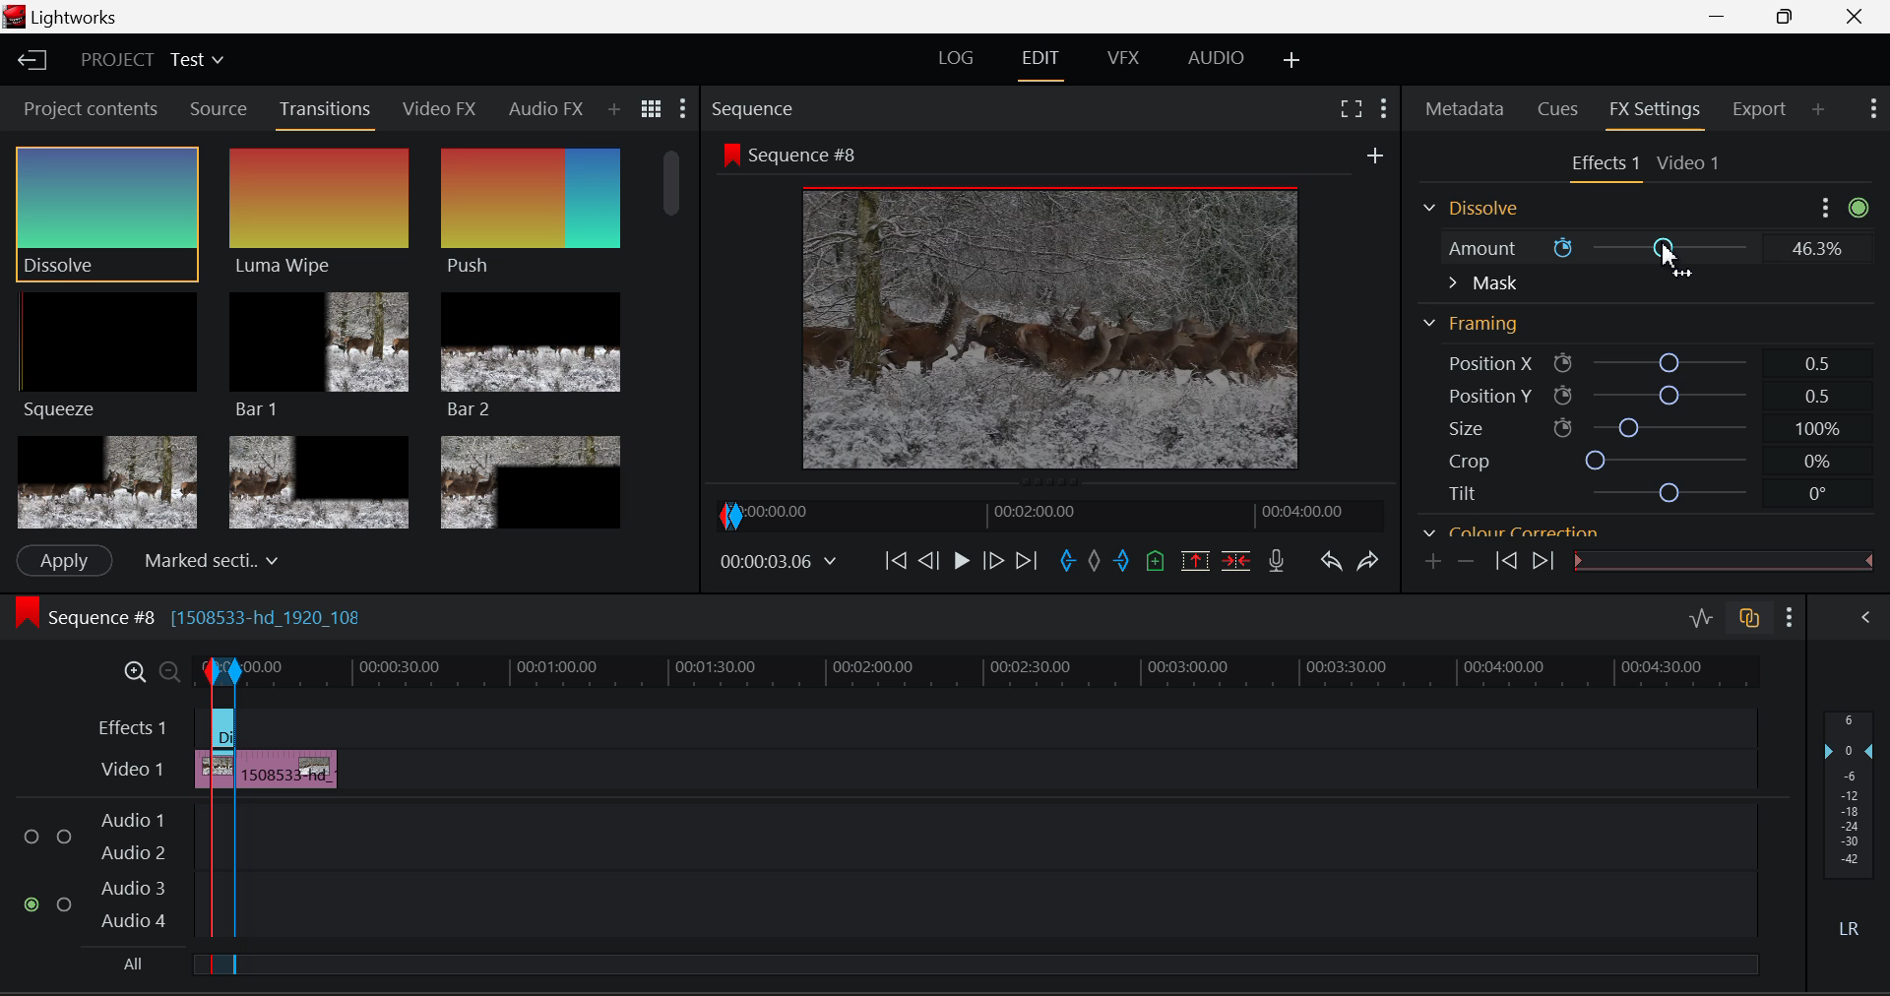 This screenshot has width=1890, height=996. I want to click on All, so click(128, 964).